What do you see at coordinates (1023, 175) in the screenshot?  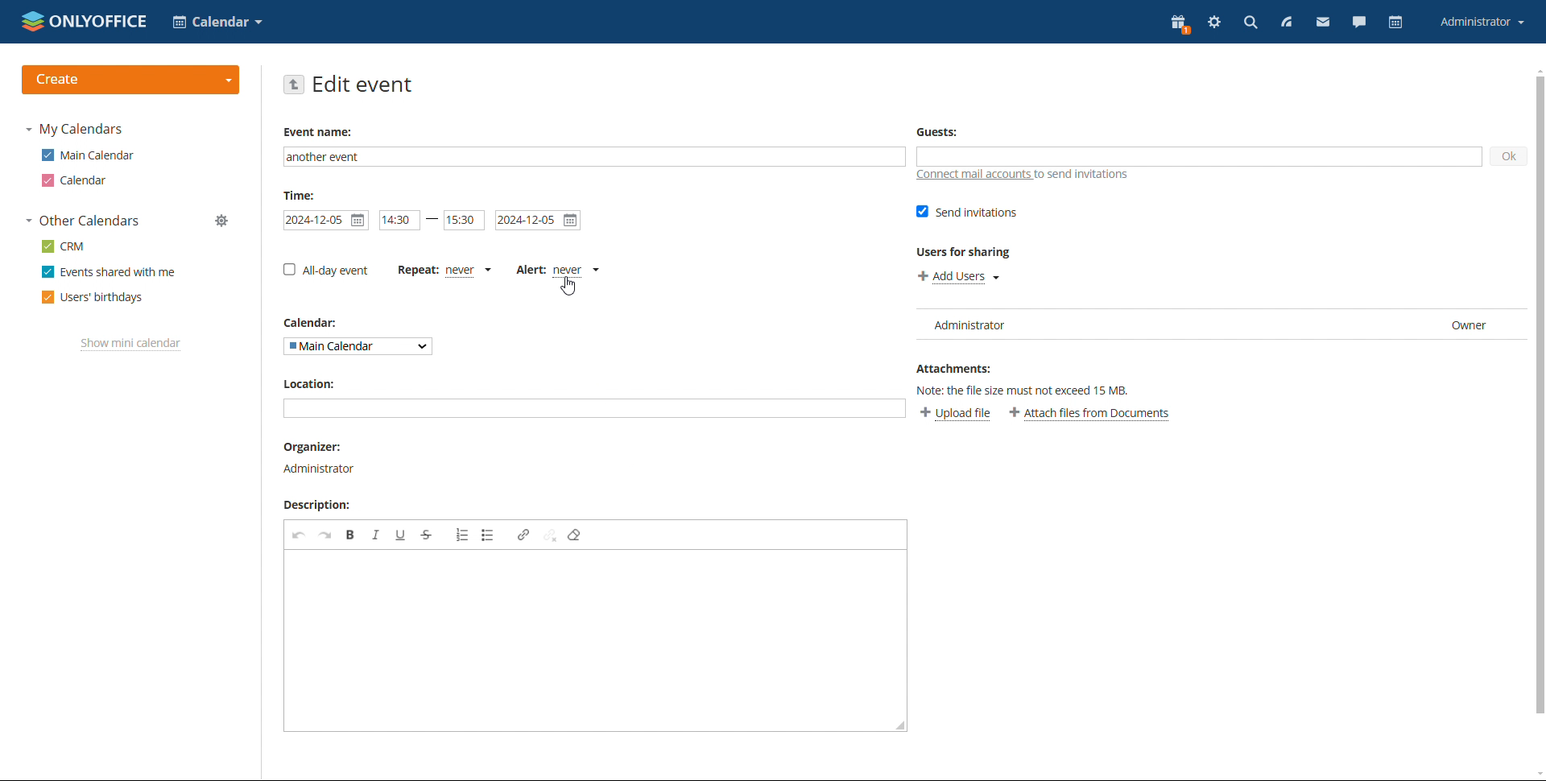 I see `connect mail accounts to send inviattion` at bounding box center [1023, 175].